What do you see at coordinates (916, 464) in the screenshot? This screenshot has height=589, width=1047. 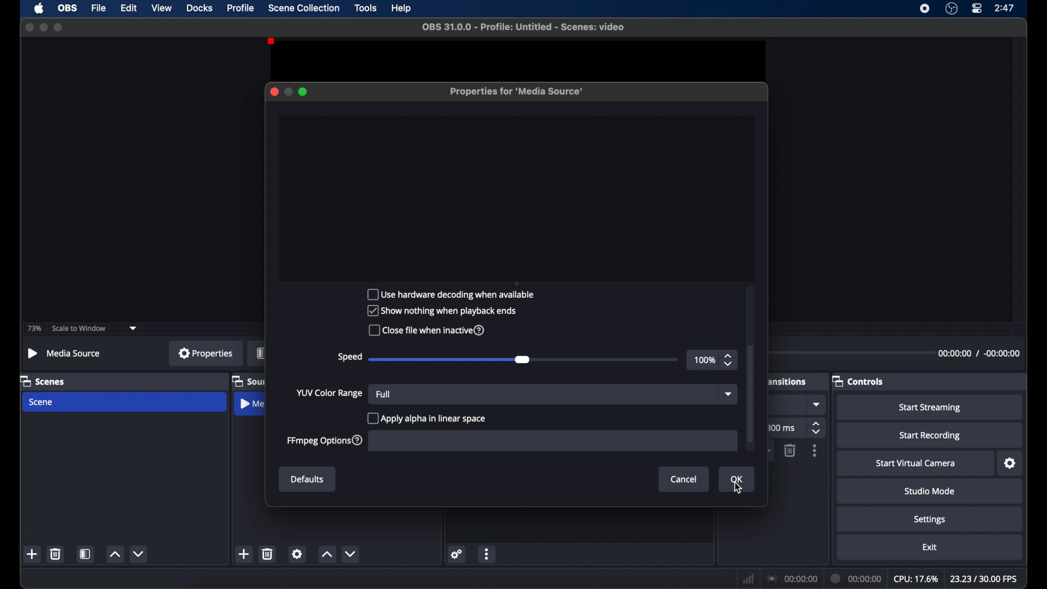 I see `start virtual camera` at bounding box center [916, 464].